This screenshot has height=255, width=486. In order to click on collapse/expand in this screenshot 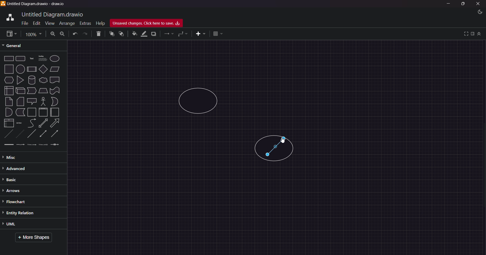, I will do `click(480, 34)`.